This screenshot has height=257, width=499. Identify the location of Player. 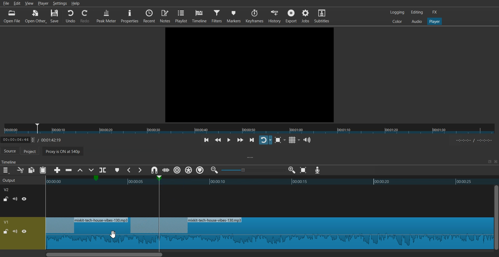
(435, 22).